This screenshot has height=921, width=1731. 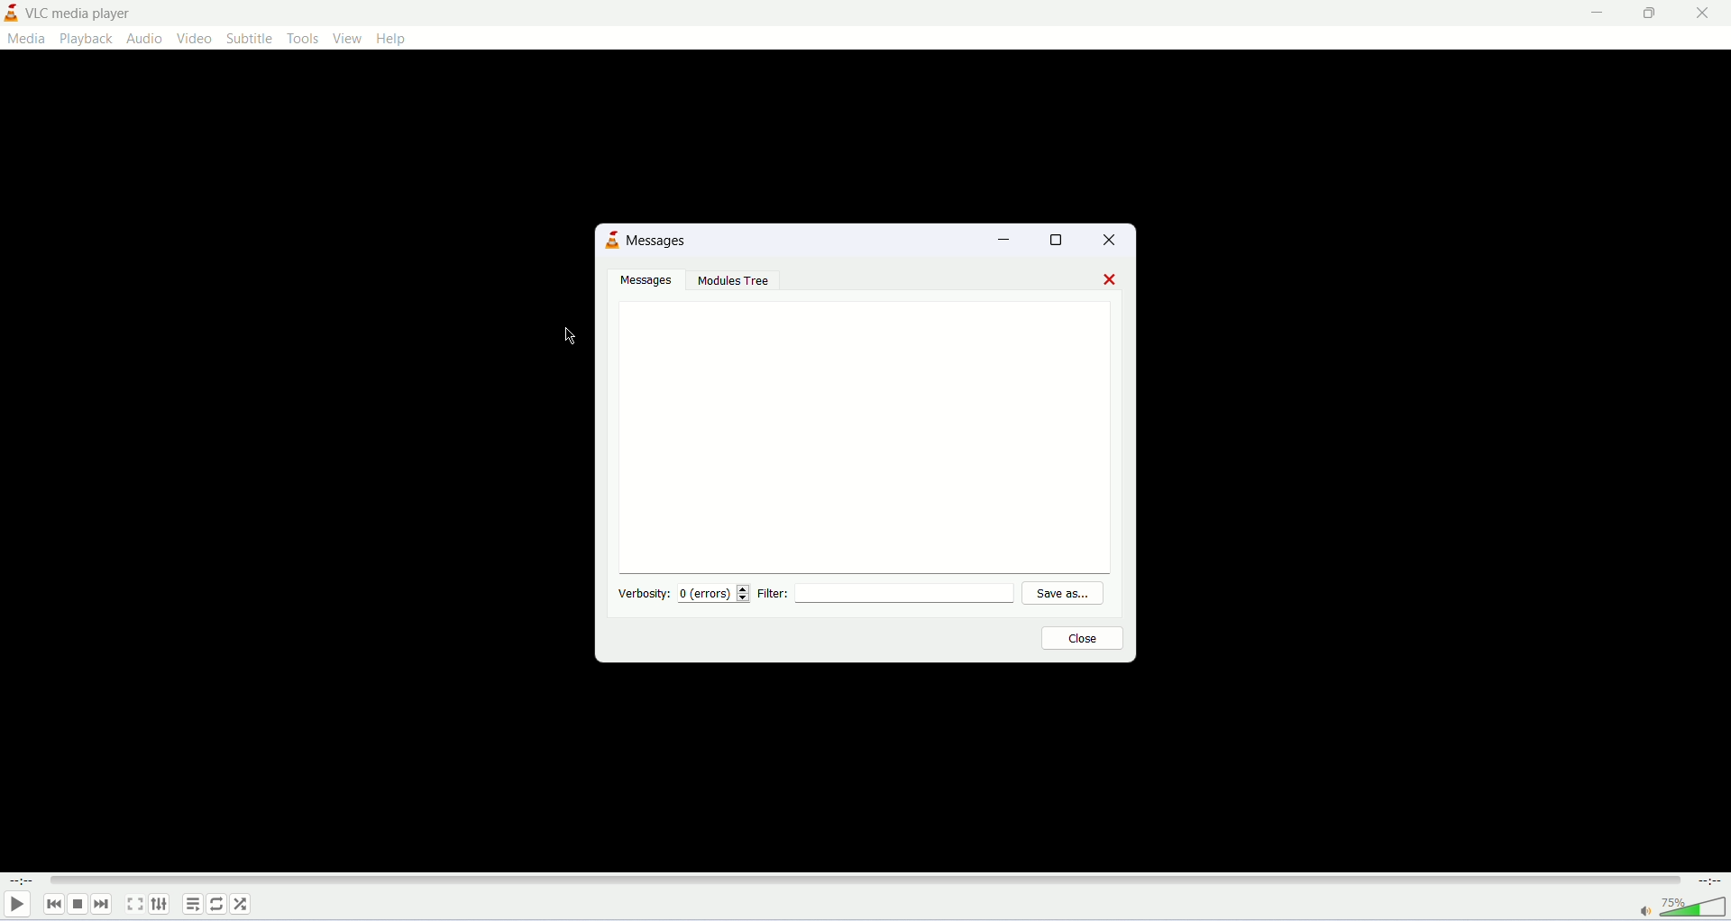 I want to click on messages, so click(x=861, y=433).